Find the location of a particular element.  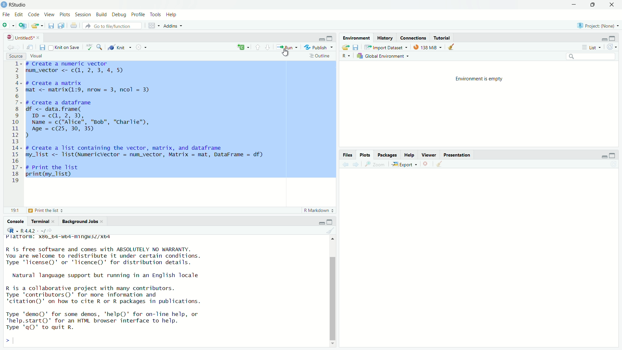

close is located at coordinates (614, 5).